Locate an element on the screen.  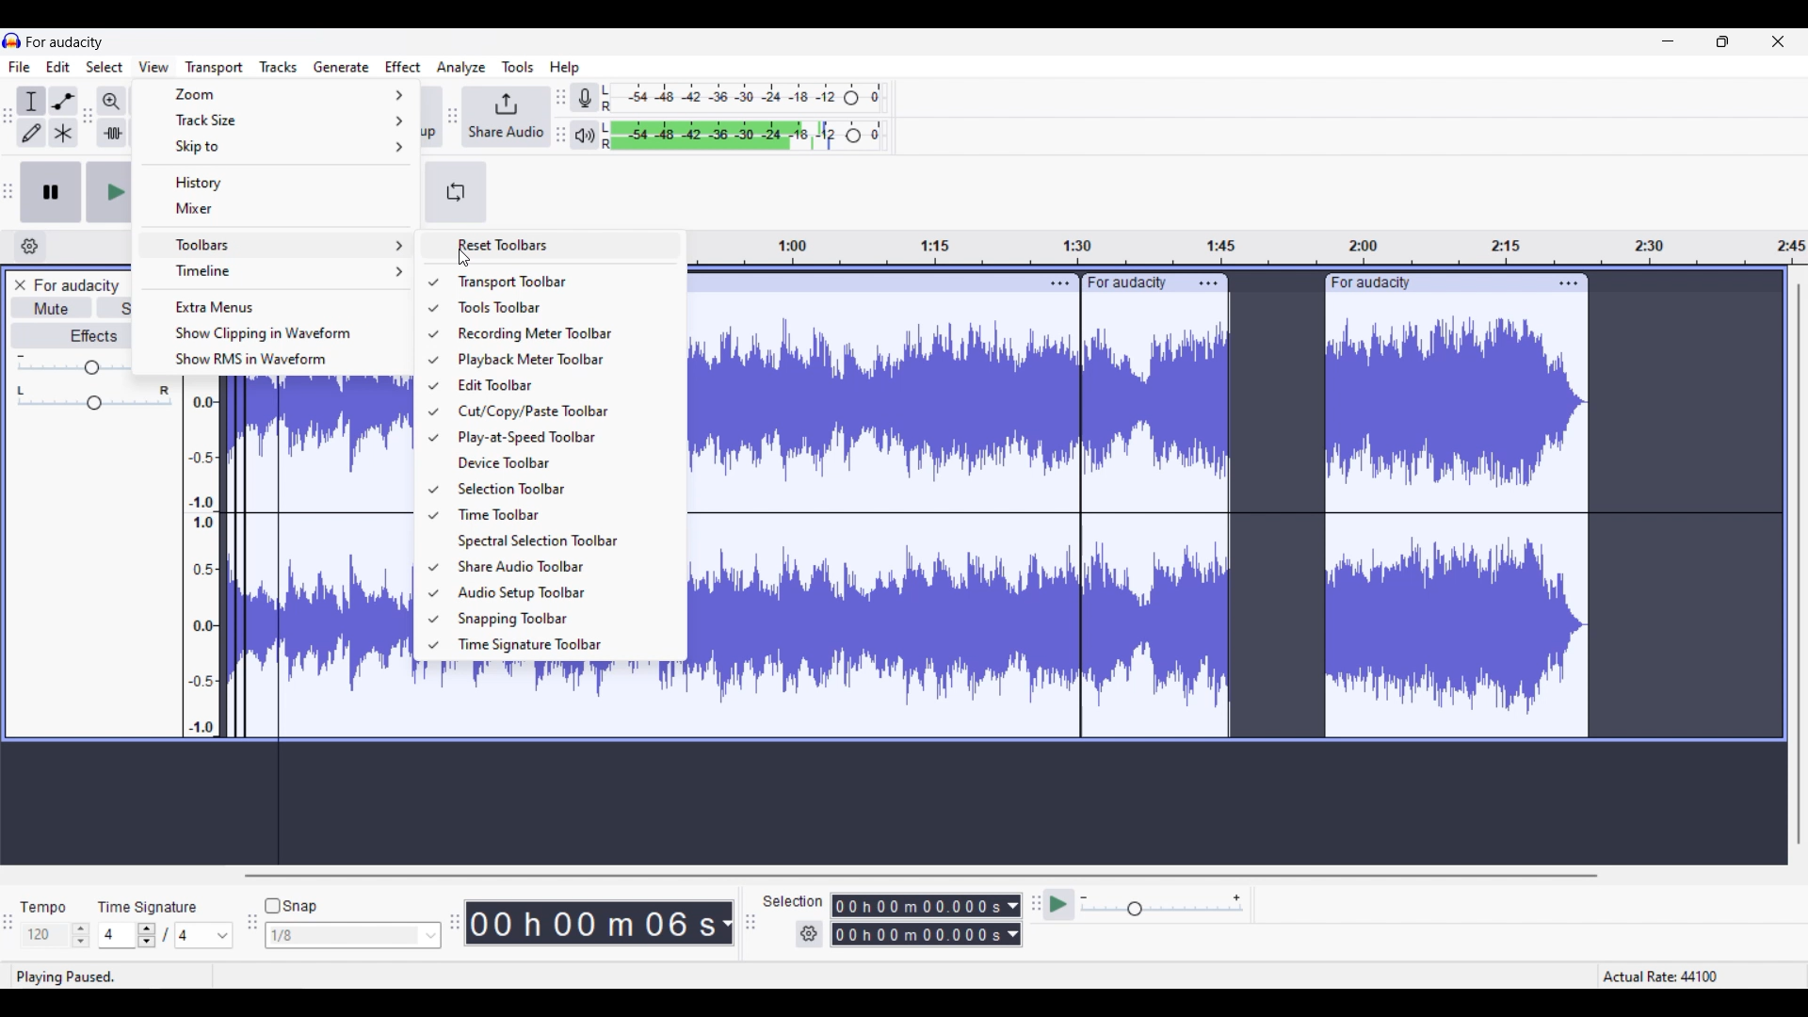
Scale to measure sound intensity is located at coordinates (203, 561).